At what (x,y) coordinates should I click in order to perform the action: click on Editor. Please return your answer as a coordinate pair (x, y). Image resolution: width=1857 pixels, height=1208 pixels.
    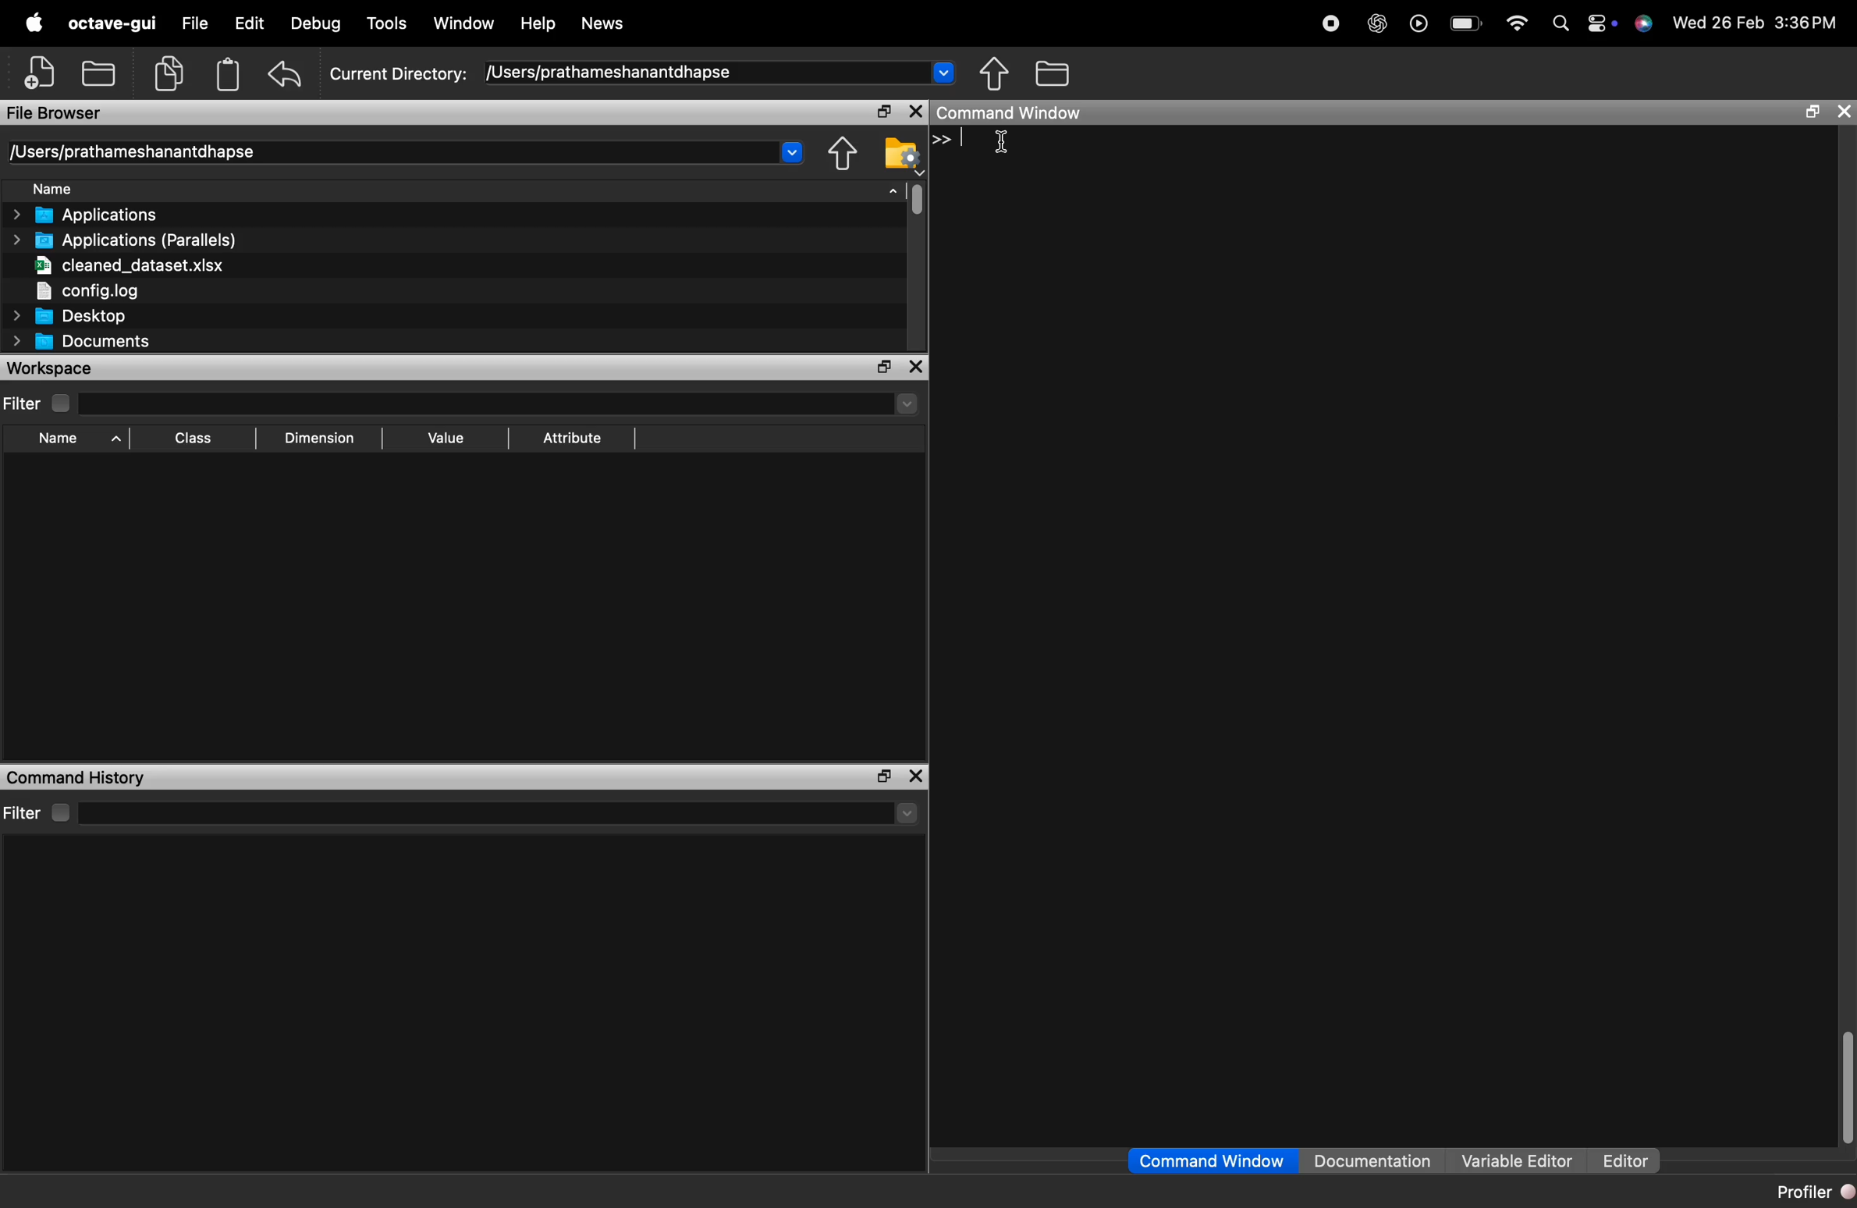
    Looking at the image, I should click on (1628, 1159).